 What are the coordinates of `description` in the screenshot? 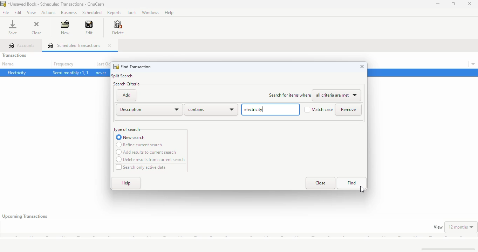 It's located at (149, 110).